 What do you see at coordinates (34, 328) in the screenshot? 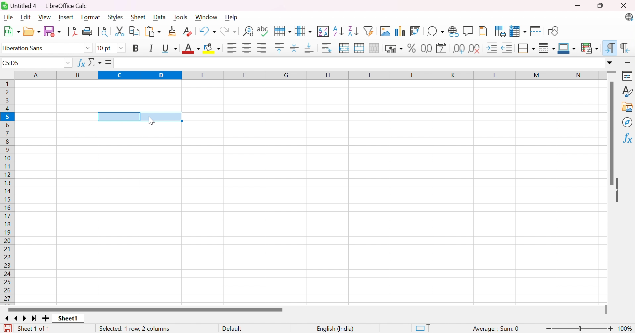
I see `Sheet 1 of 1` at bounding box center [34, 328].